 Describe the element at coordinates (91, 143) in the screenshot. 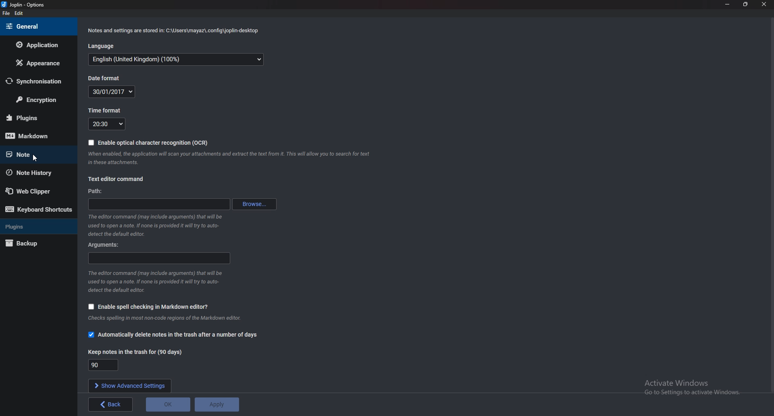

I see `Checkbox ` at that location.